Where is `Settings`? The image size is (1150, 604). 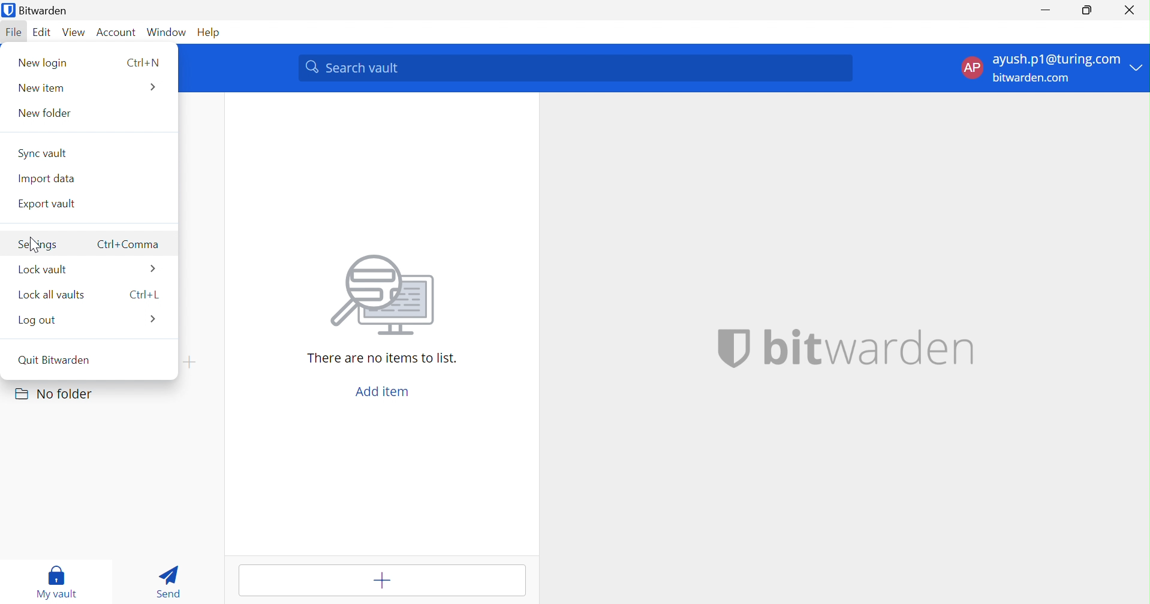 Settings is located at coordinates (37, 243).